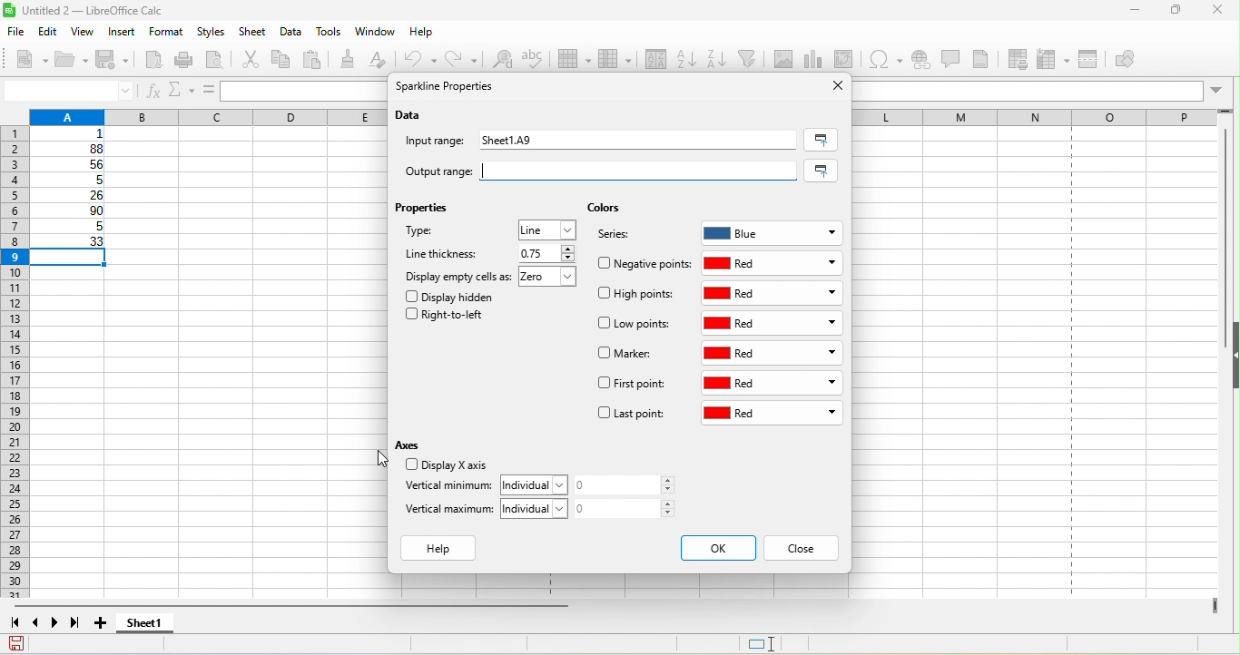 This screenshot has height=655, width=1240. What do you see at coordinates (59, 625) in the screenshot?
I see `scroll to next sheet` at bounding box center [59, 625].